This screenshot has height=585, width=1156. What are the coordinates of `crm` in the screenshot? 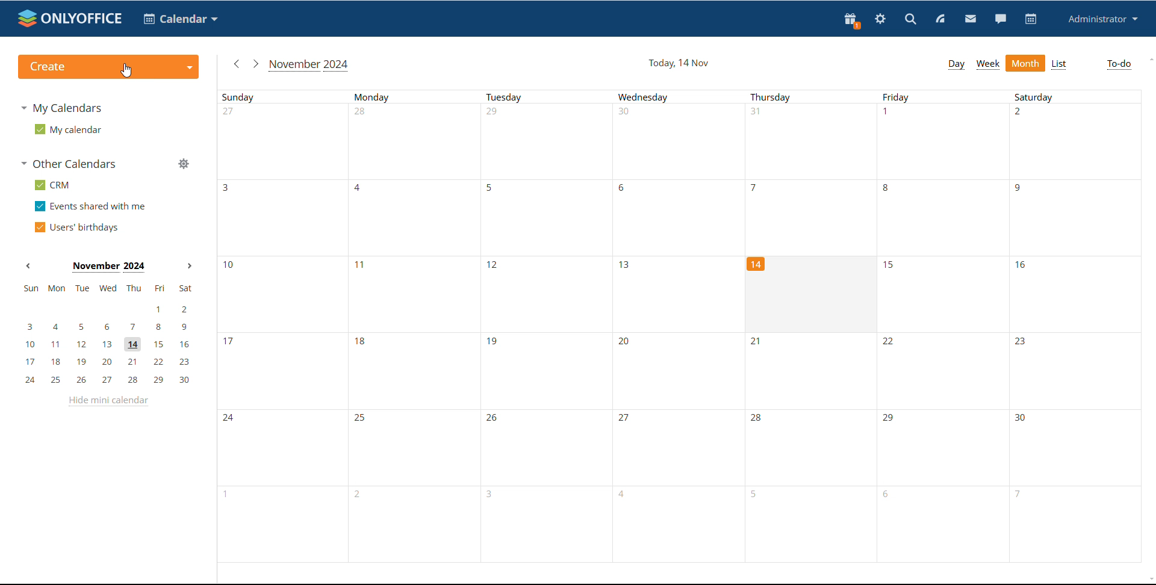 It's located at (53, 185).